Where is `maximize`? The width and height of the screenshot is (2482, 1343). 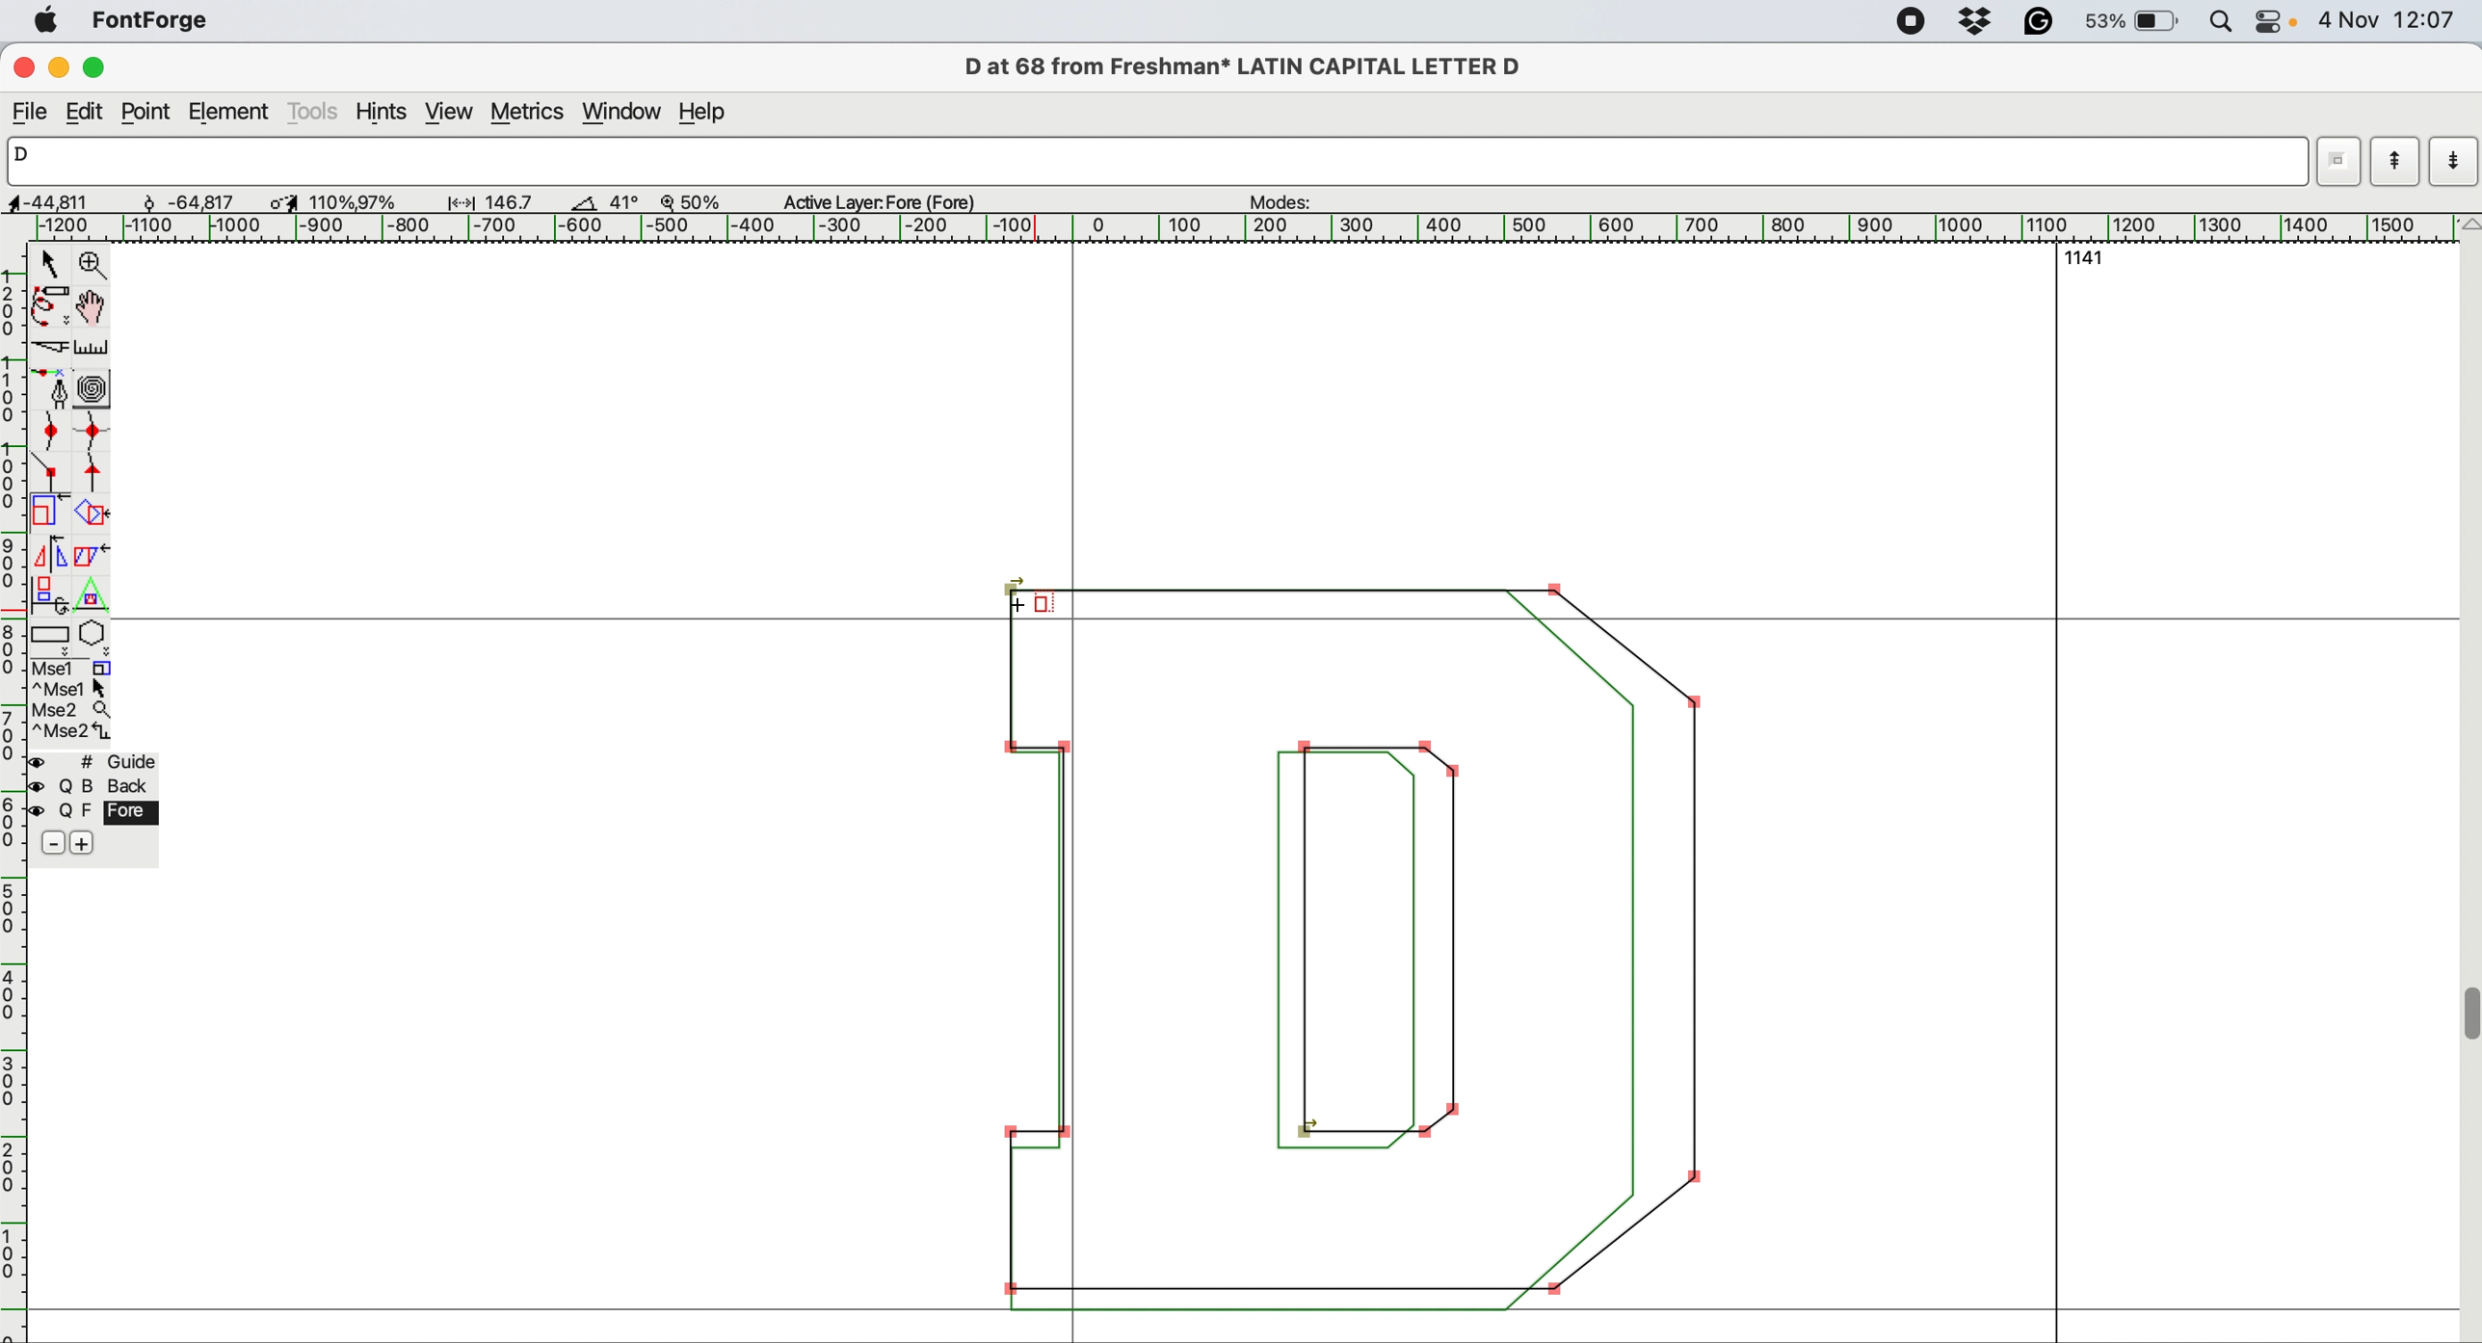 maximize is located at coordinates (100, 67).